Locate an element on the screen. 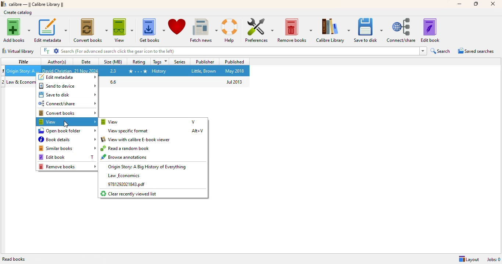 The image size is (502, 264). donate to support calibre is located at coordinates (177, 27).